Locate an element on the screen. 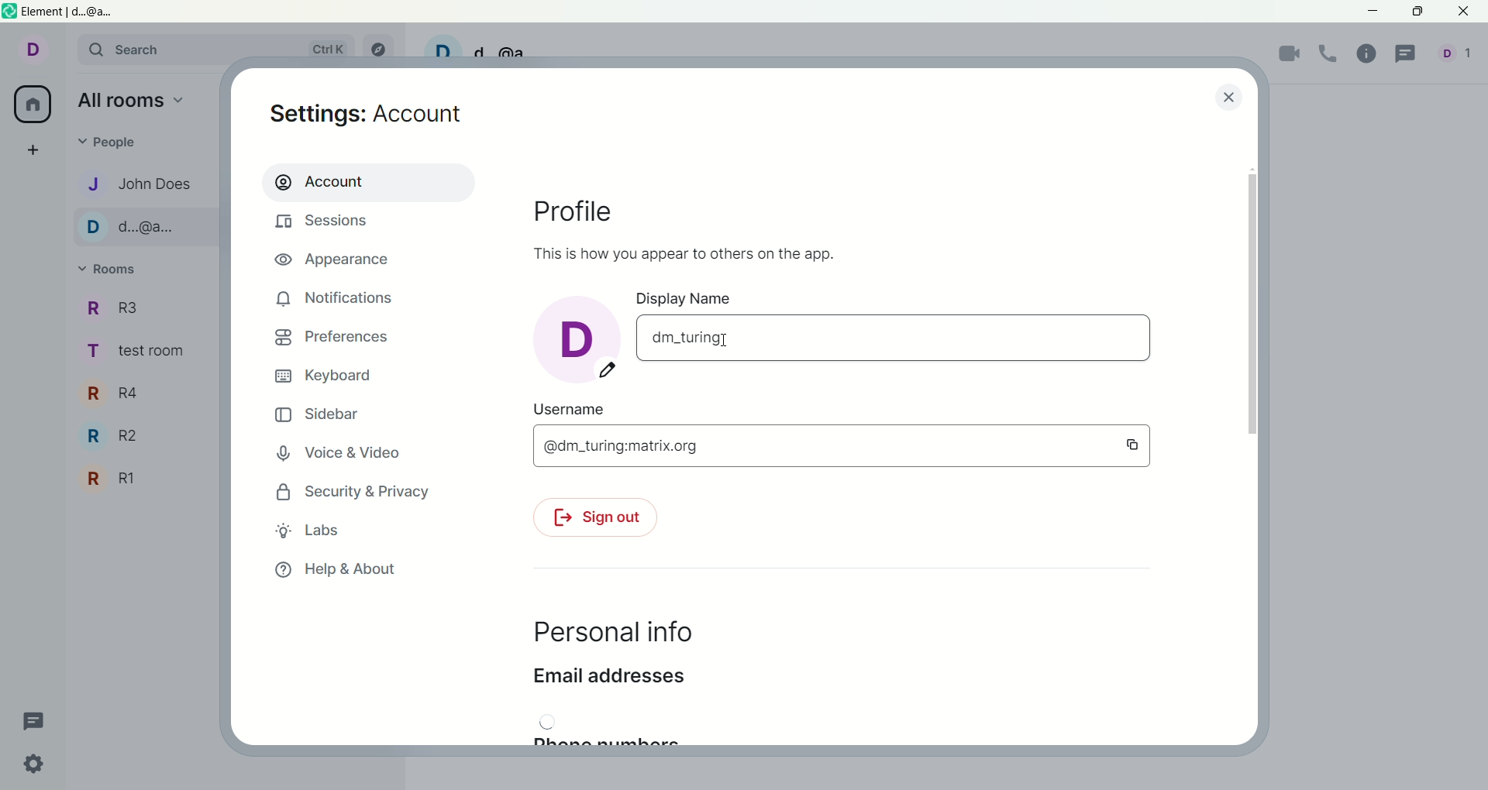  threads is located at coordinates (1408, 54).